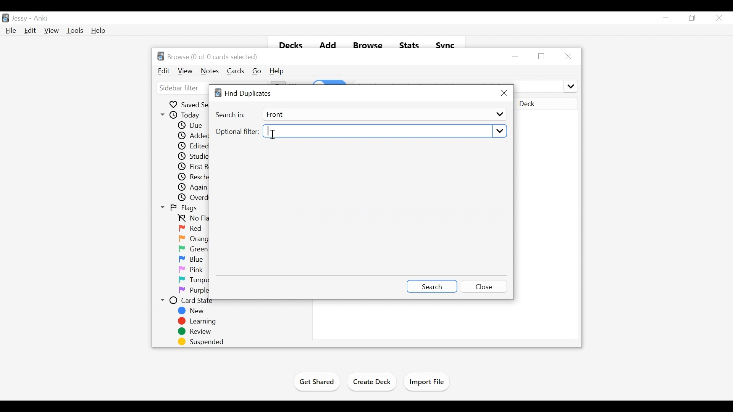 The image size is (733, 412). Describe the element at coordinates (666, 18) in the screenshot. I see `minimize` at that location.